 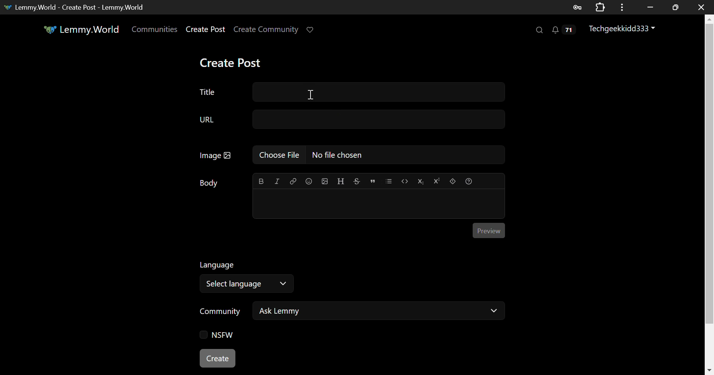 What do you see at coordinates (420, 181) in the screenshot?
I see `Subscript` at bounding box center [420, 181].